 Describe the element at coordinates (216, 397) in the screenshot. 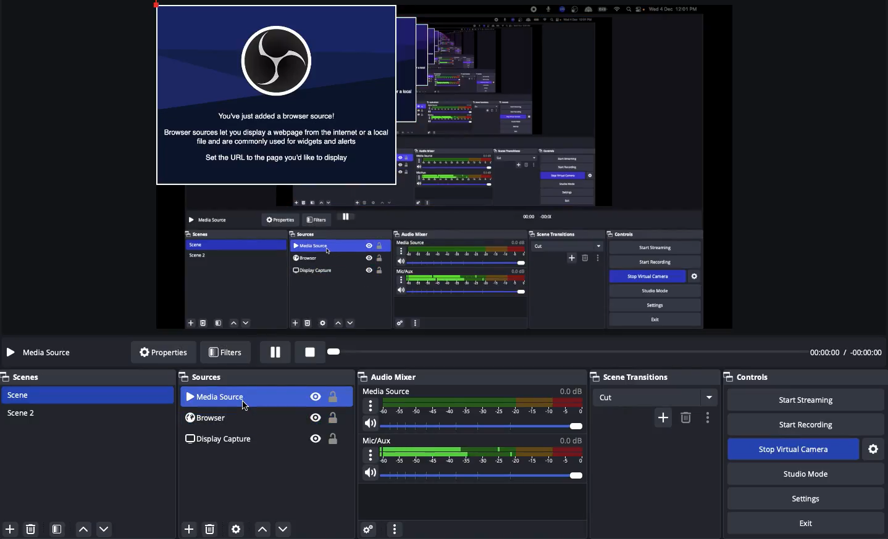

I see `Media source` at that location.